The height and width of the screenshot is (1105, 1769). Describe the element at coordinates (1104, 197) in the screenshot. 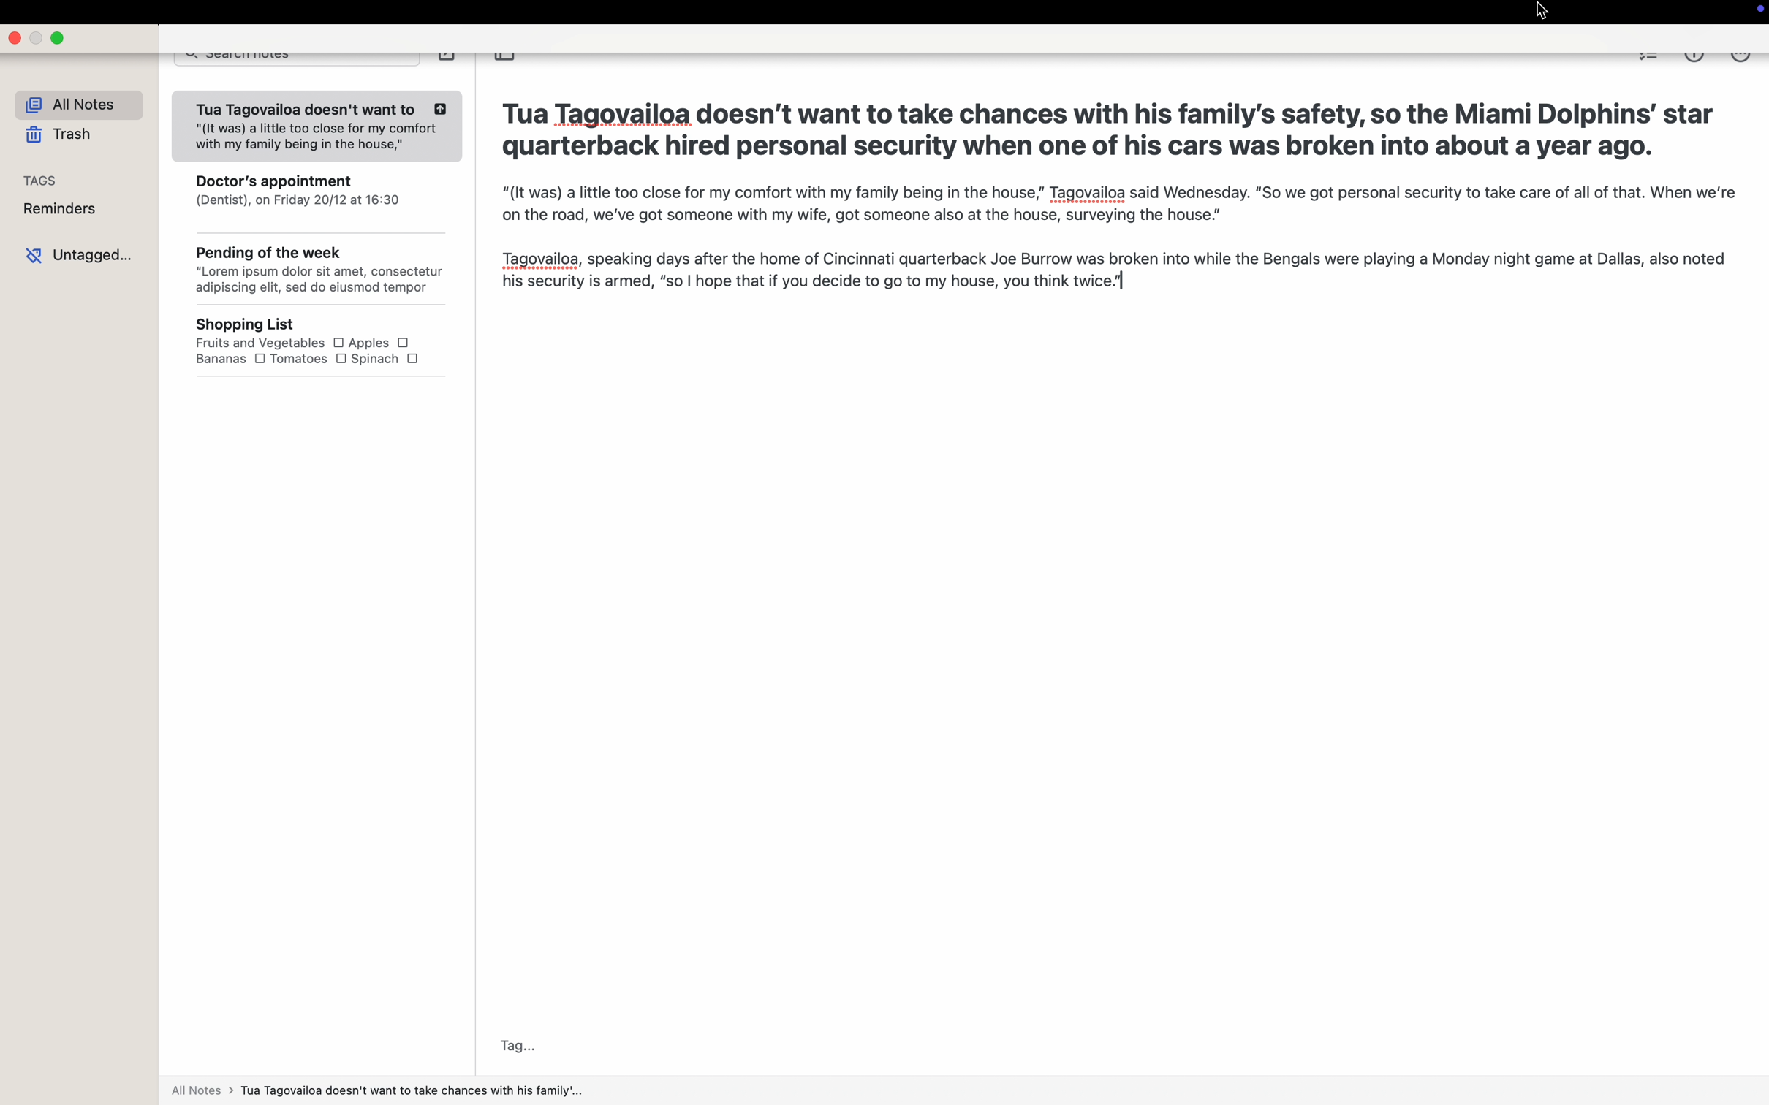

I see `Tua Tagovailoa doesn’t want to take chances with his family's safety, so the Miami Dolphins’ star
quarterback hired personal security when one of his cars was broken into about a year ago.

"(It was) a little too close for my comfort with my family being in the house,” Tagovailoa said Wednesday. “So we got personal security to take care of all of that. When we're
on the road, we've got someone with my wife, got someone also at the house, surveying the house.”

Tagovailoa, speaking days after the home of Cincinnati quarterback Joe Burrow was broken into while the Bengals were playing a Monday night game at Dallas, also noted
his security is armed, “so | hope that if you decide to go to my house, you think twice]` at that location.